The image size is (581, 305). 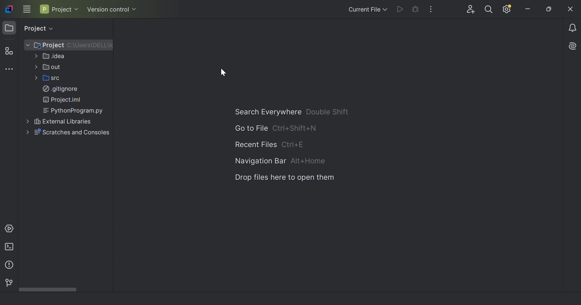 What do you see at coordinates (260, 162) in the screenshot?
I see `Navigation bar` at bounding box center [260, 162].